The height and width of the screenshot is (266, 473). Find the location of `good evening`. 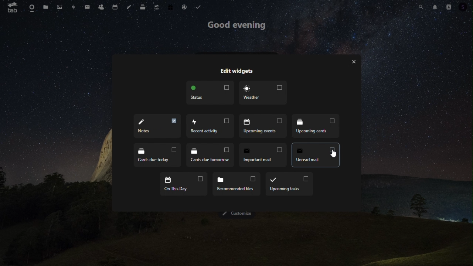

good evening is located at coordinates (238, 27).